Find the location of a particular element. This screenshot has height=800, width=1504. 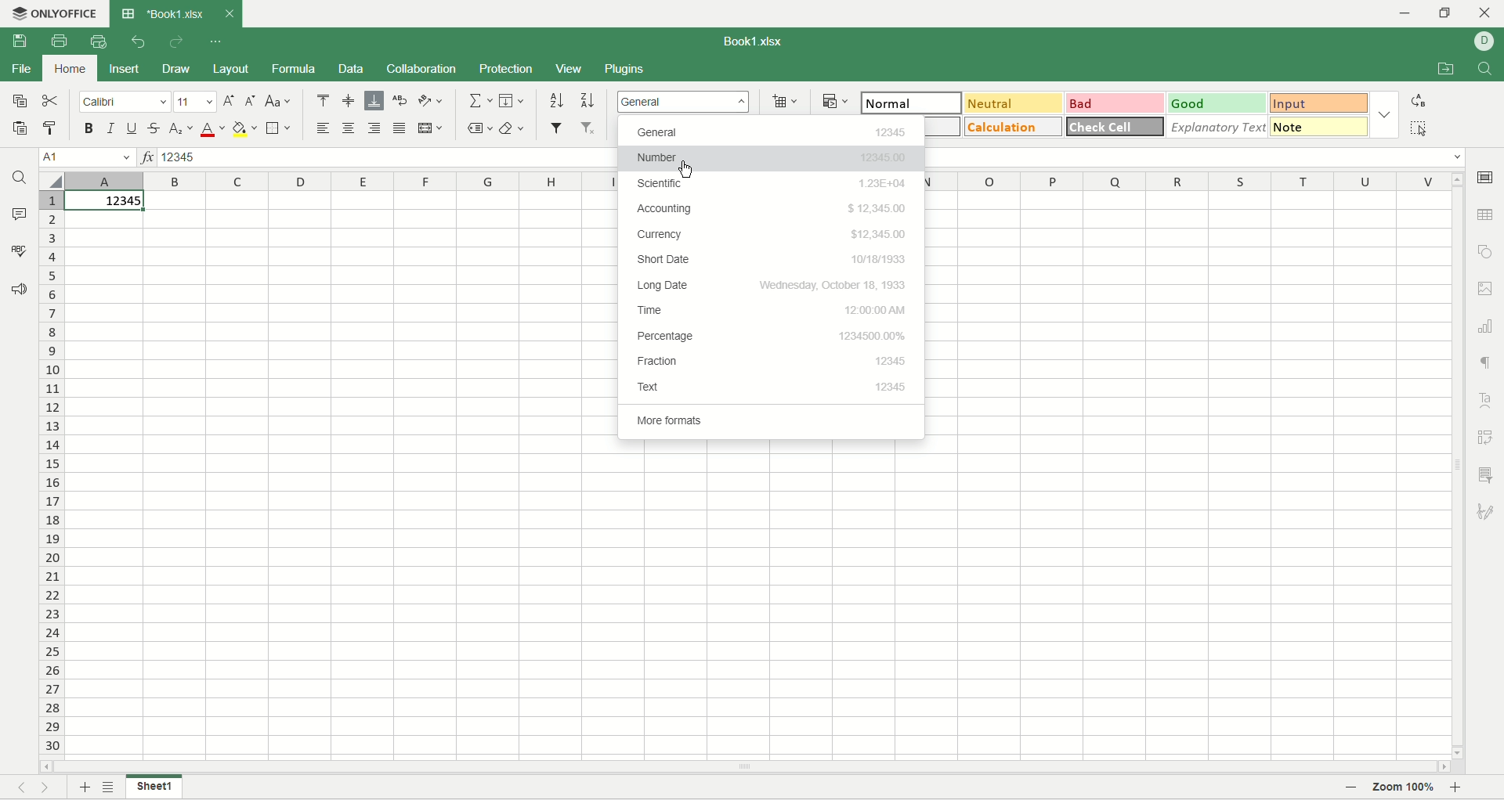

cut is located at coordinates (50, 99).